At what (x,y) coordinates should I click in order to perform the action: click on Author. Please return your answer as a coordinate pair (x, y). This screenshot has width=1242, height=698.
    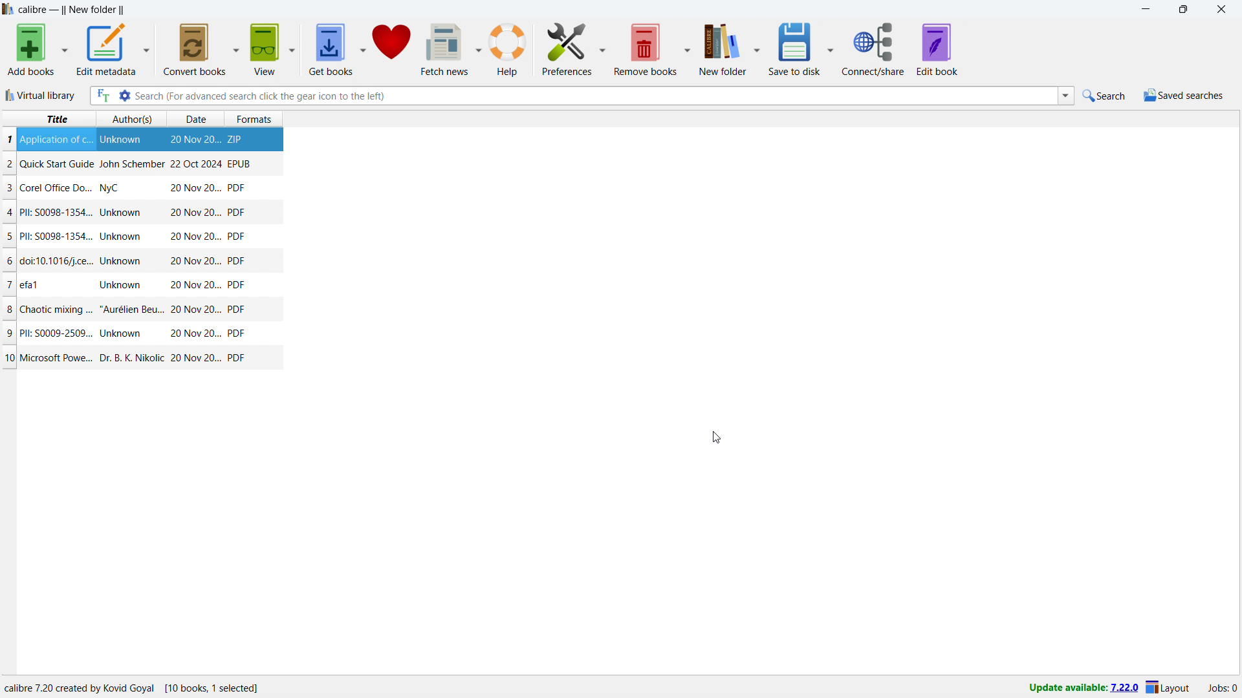
    Looking at the image, I should click on (112, 189).